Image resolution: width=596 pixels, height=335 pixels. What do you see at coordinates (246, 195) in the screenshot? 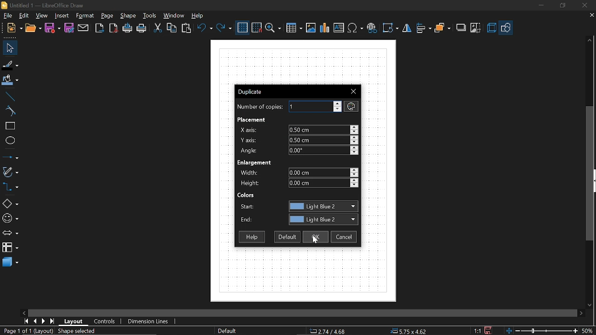
I see `Colors` at bounding box center [246, 195].